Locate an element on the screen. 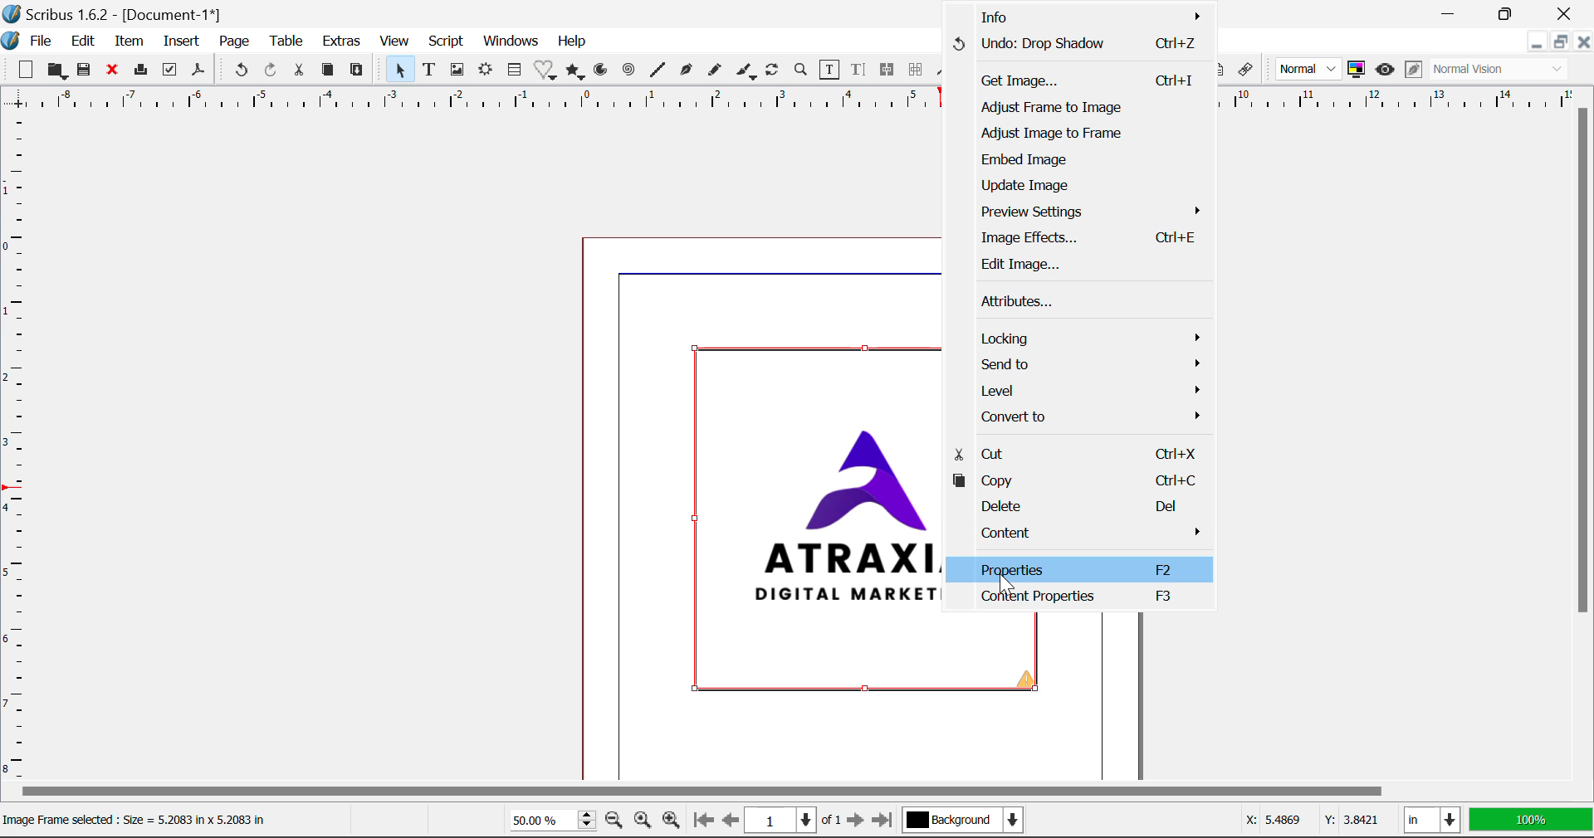  Send to is located at coordinates (1091, 368).